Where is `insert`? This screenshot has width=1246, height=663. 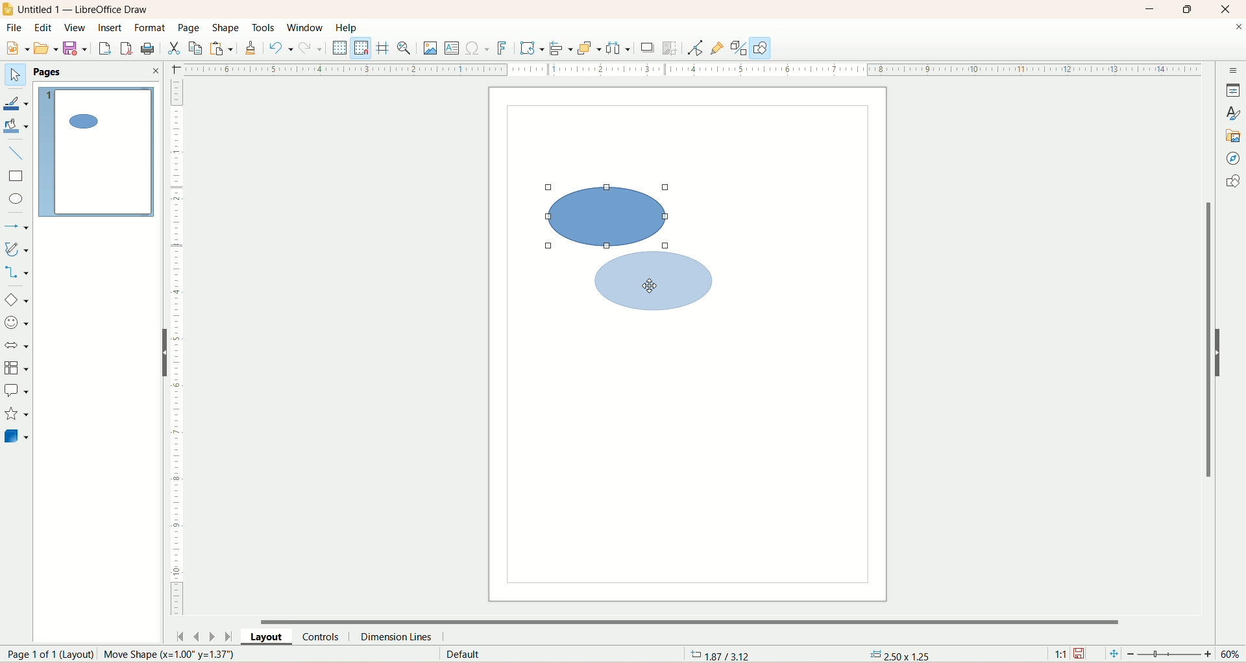 insert is located at coordinates (108, 28).